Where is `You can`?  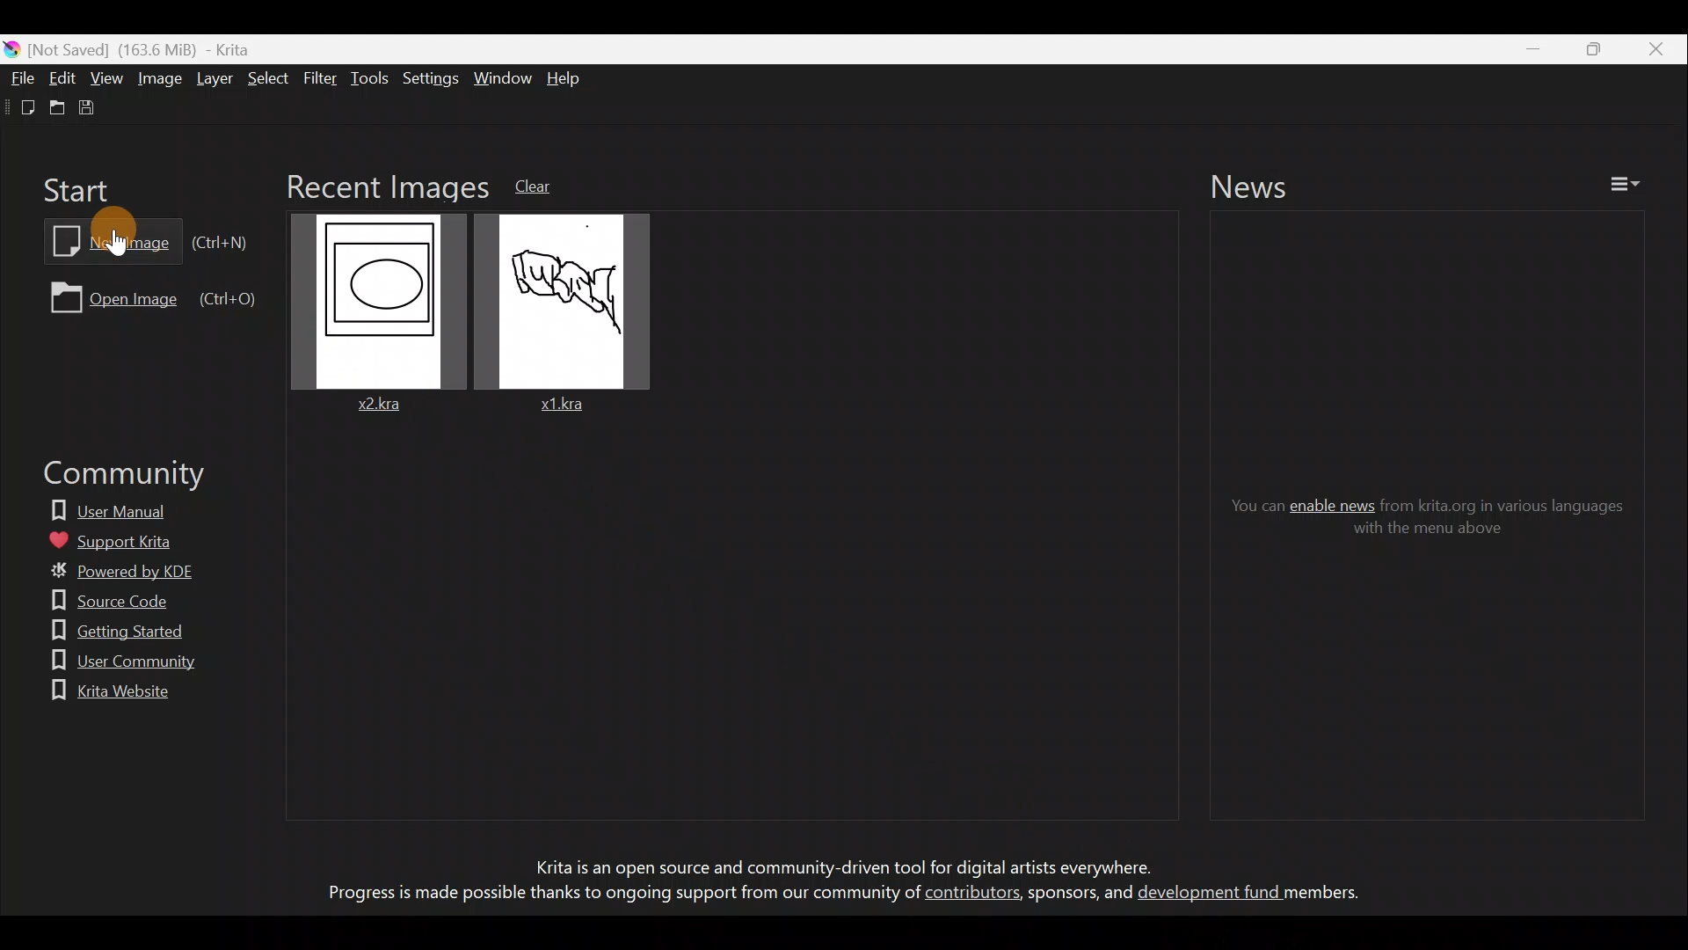 You can is located at coordinates (1245, 506).